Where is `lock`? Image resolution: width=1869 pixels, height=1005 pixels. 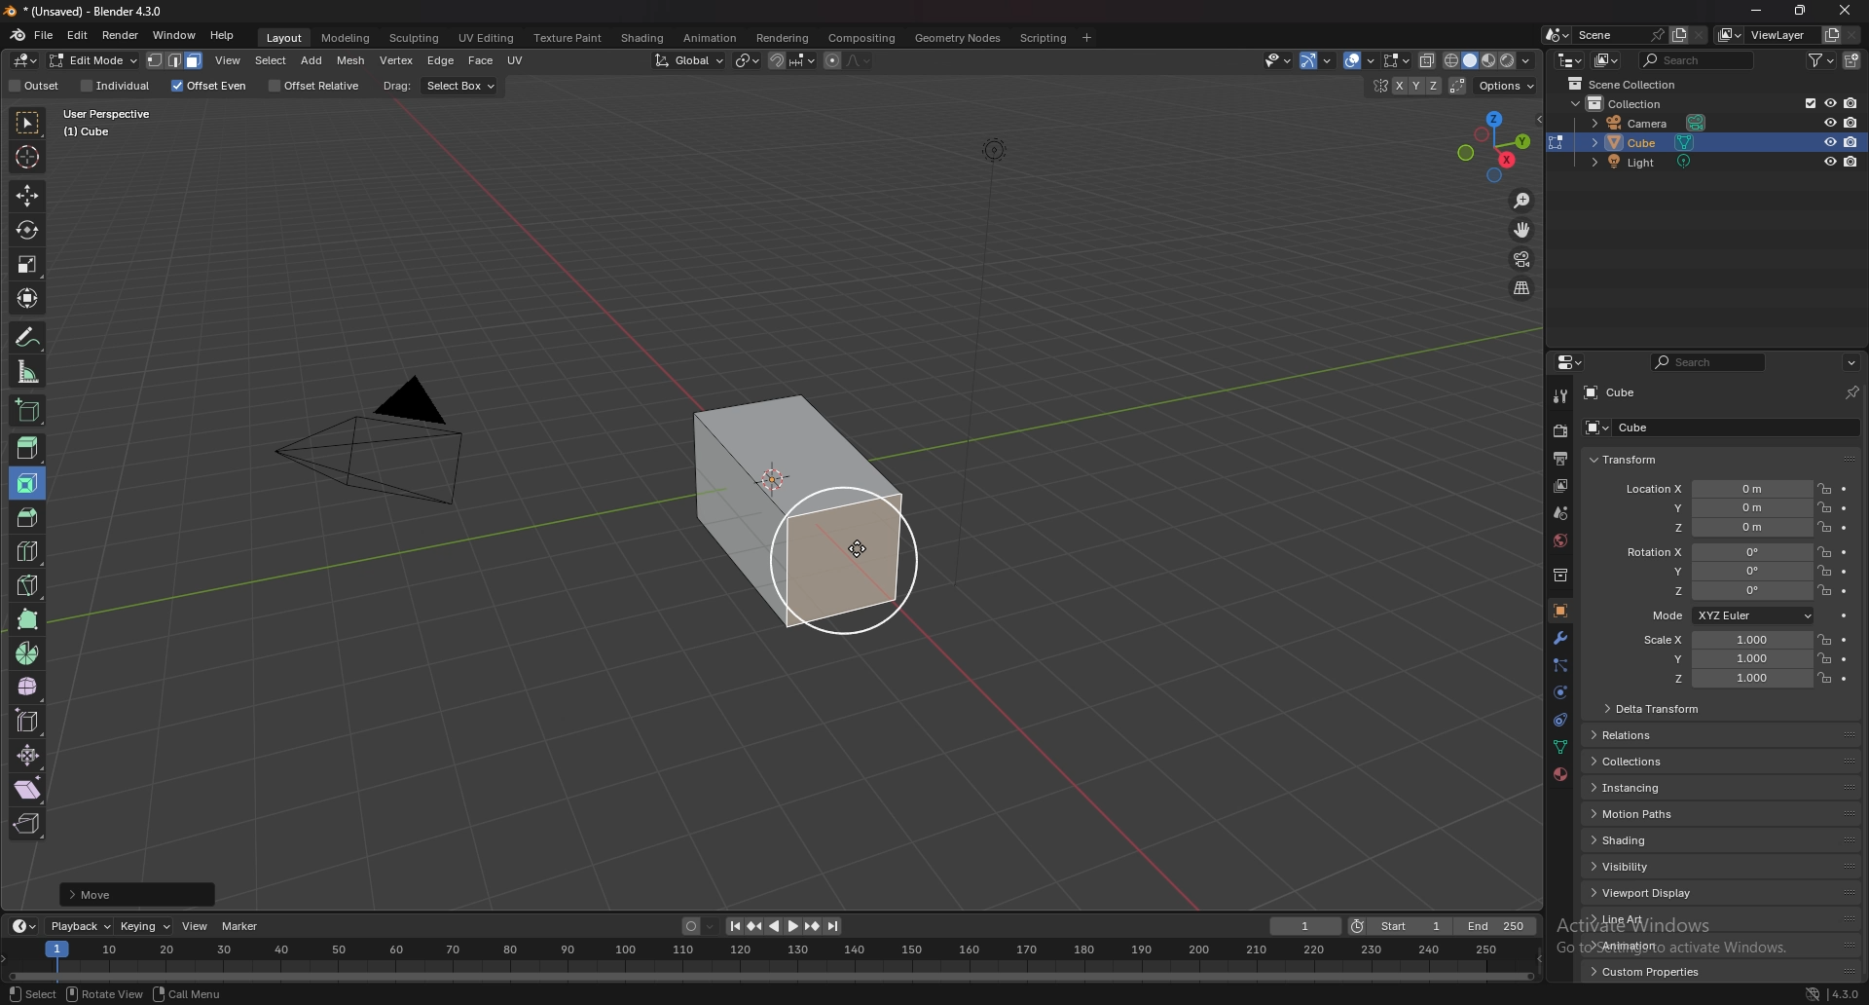
lock is located at coordinates (1824, 506).